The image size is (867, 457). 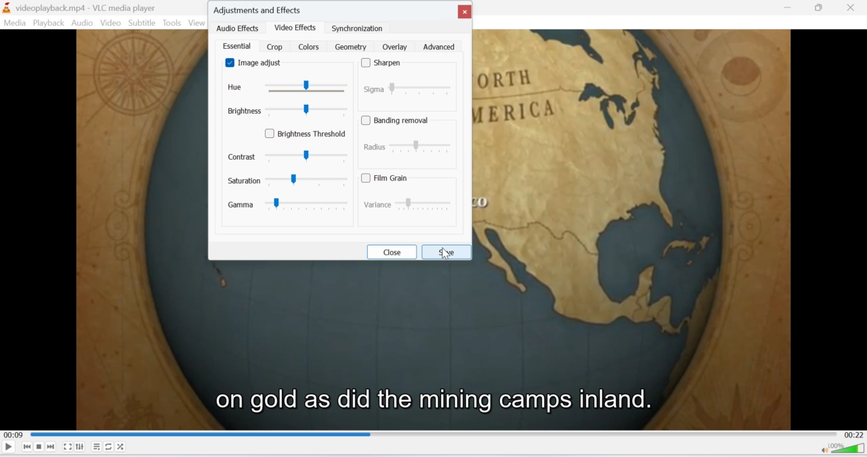 What do you see at coordinates (820, 8) in the screenshot?
I see `Minimise` at bounding box center [820, 8].